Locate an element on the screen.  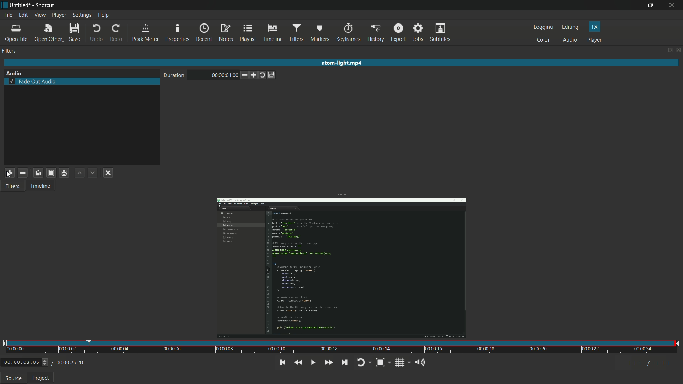
player menu is located at coordinates (59, 16).